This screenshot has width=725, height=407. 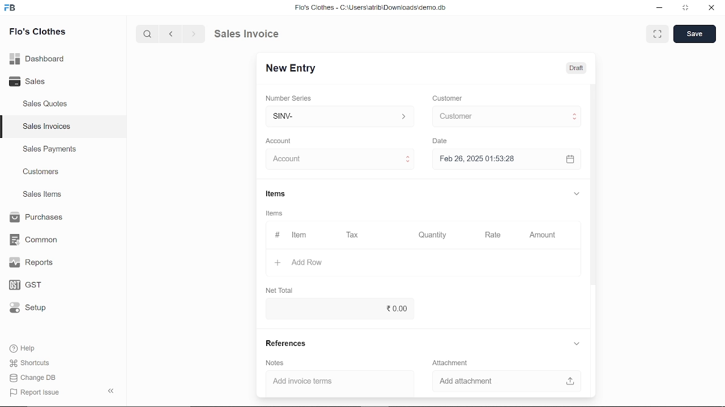 What do you see at coordinates (274, 363) in the screenshot?
I see `Notes` at bounding box center [274, 363].